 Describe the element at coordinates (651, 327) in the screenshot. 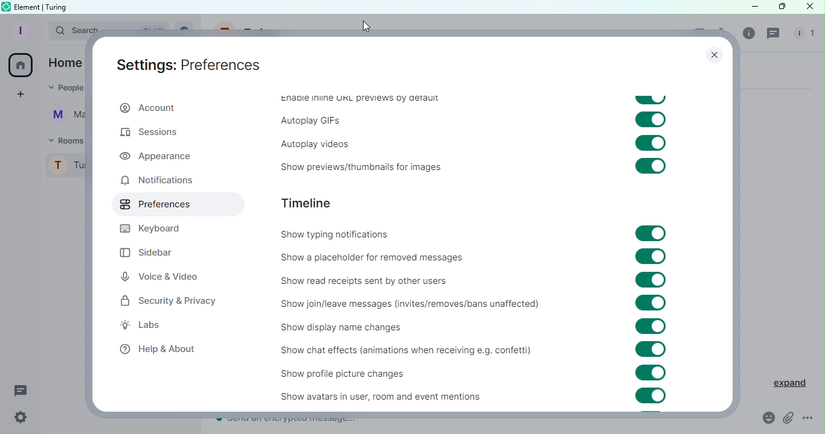

I see `Toggle` at that location.